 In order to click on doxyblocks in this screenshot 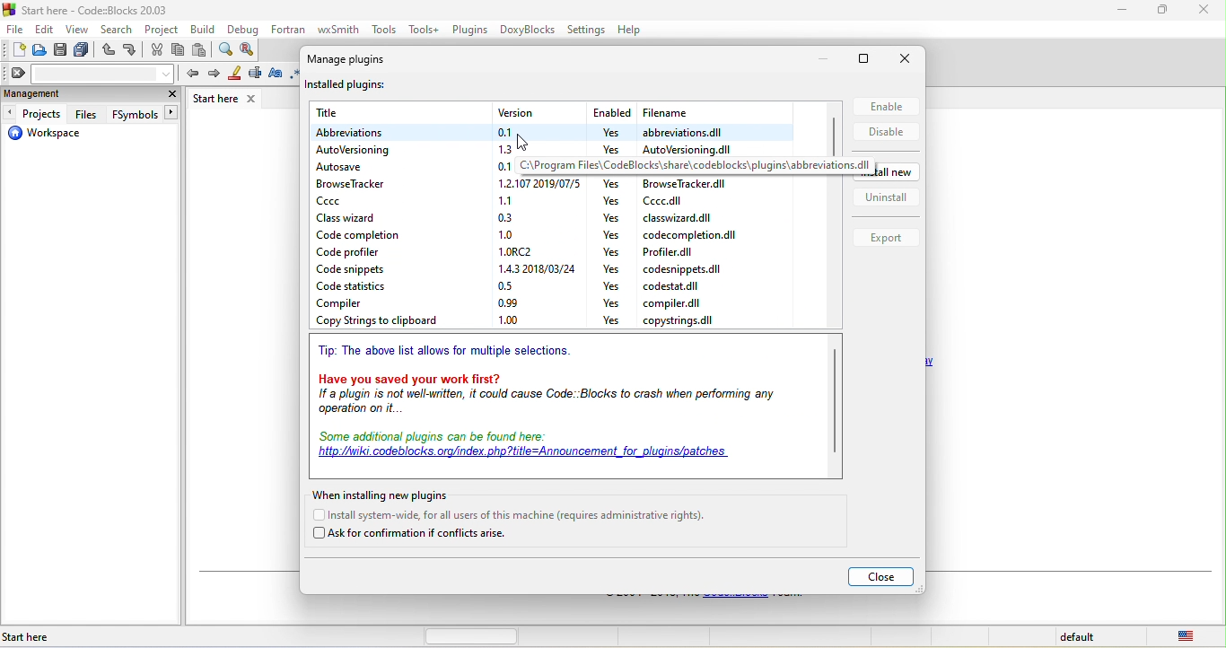, I will do `click(530, 30)`.